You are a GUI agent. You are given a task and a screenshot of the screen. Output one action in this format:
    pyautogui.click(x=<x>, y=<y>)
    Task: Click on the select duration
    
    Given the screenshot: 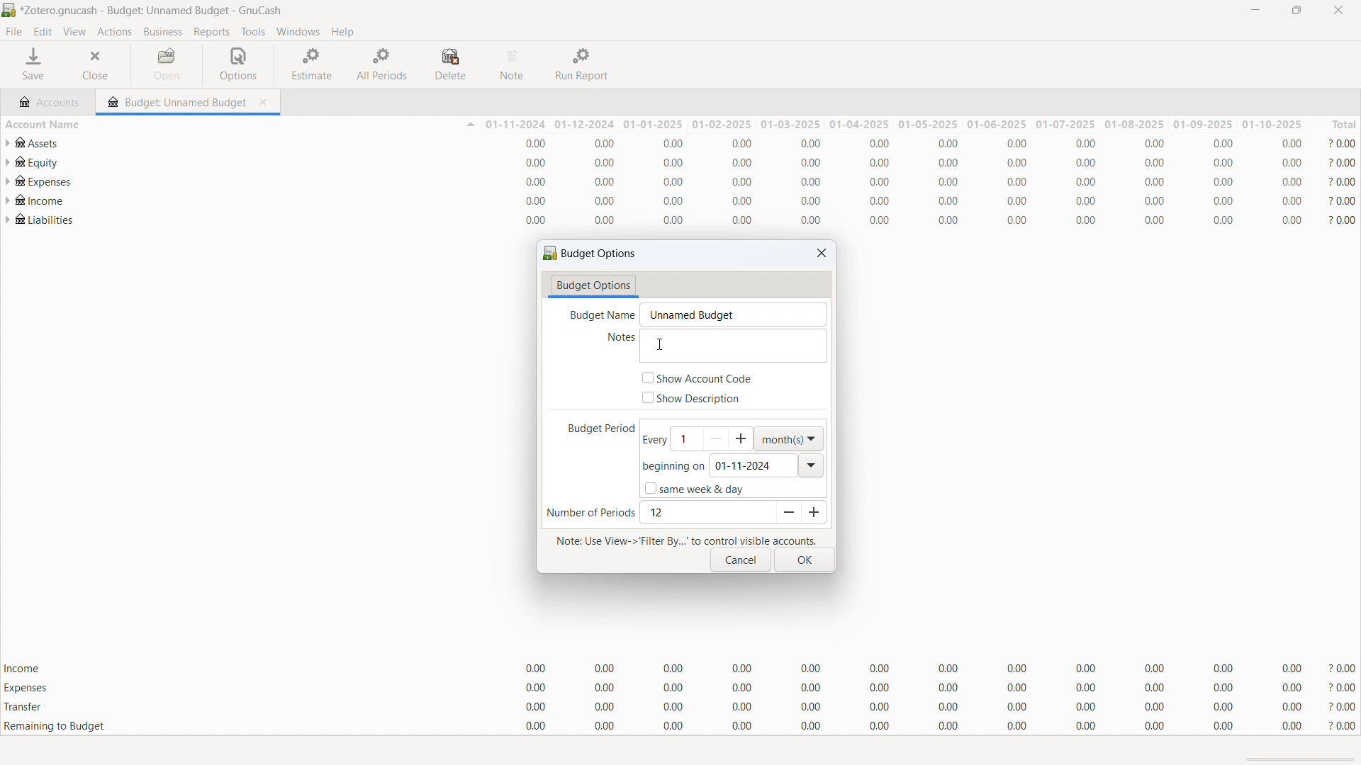 What is the action you would take?
    pyautogui.click(x=789, y=439)
    